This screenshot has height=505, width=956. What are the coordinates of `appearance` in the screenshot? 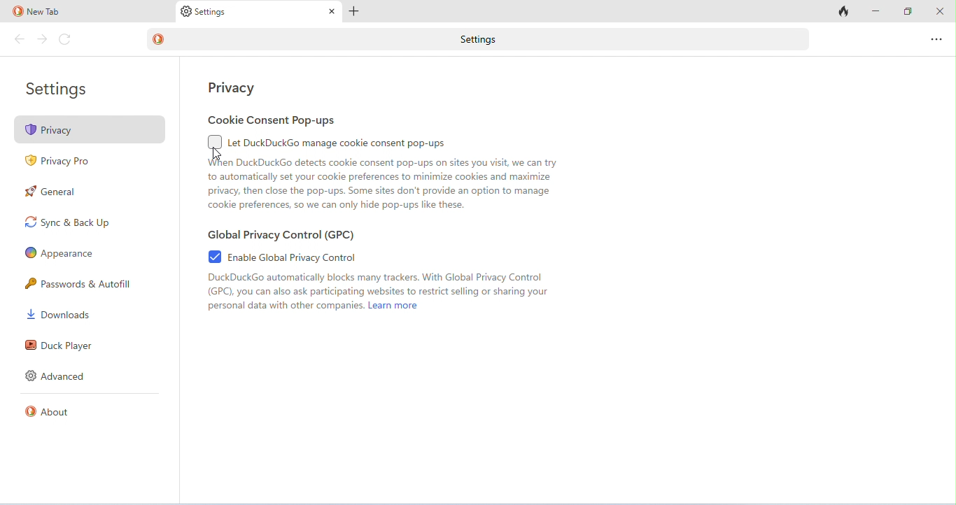 It's located at (59, 254).